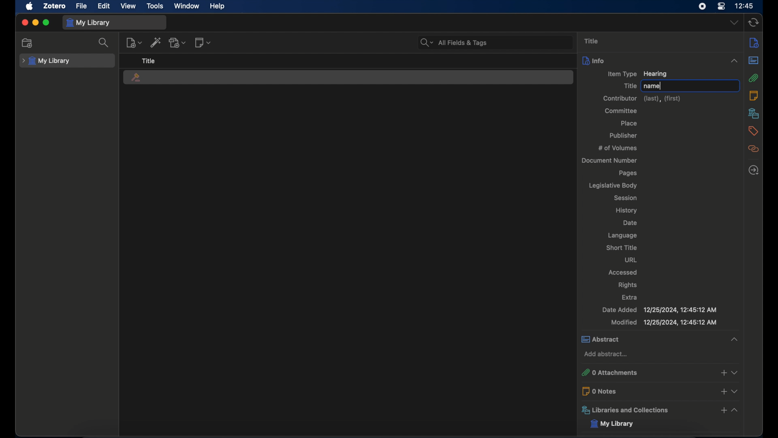  Describe the element at coordinates (104, 43) in the screenshot. I see `search` at that location.